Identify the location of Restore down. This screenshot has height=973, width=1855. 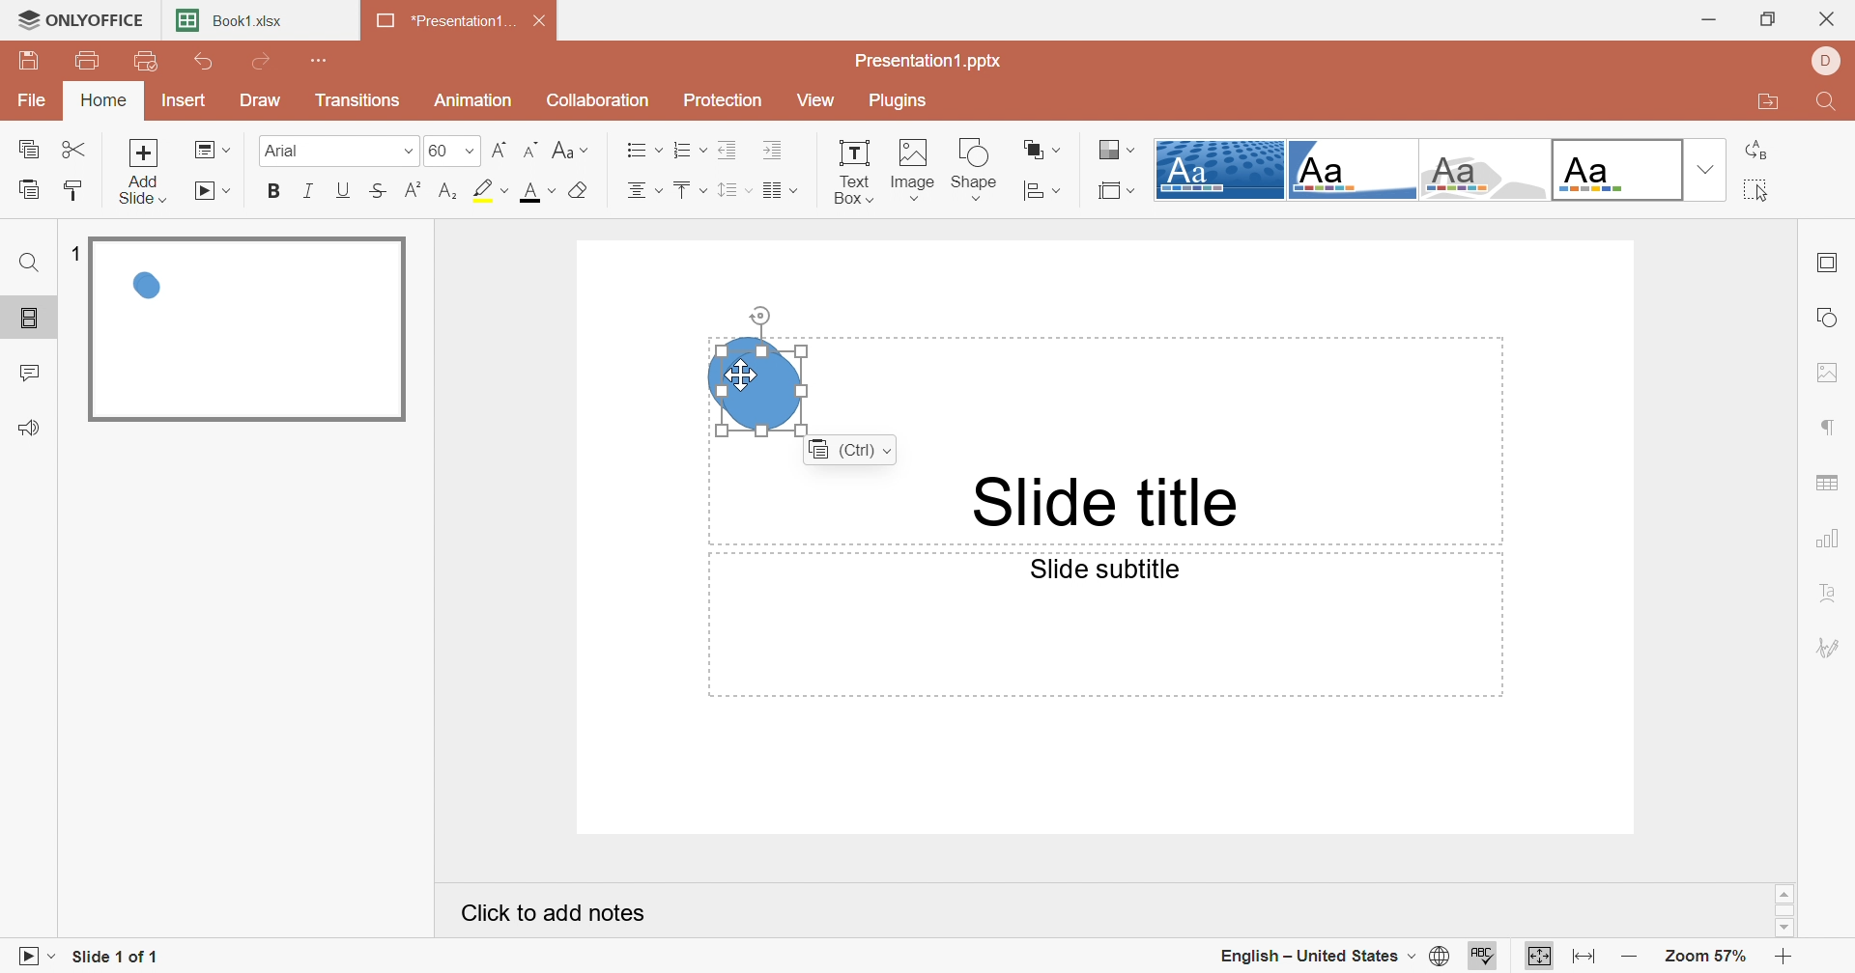
(1772, 18).